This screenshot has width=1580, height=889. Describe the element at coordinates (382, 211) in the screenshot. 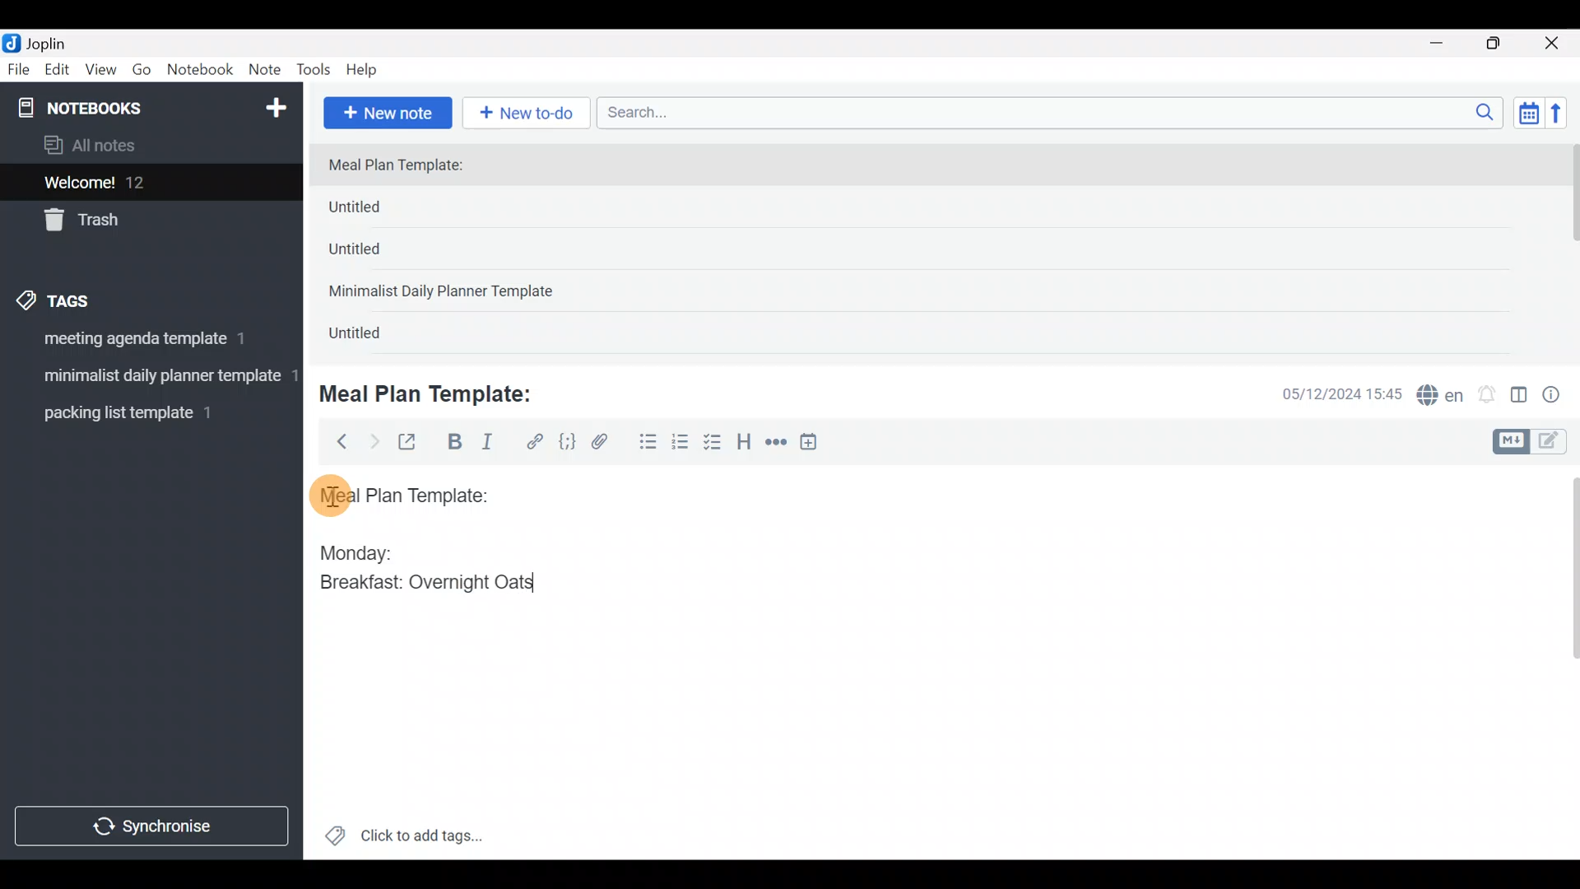

I see `Untitled` at that location.